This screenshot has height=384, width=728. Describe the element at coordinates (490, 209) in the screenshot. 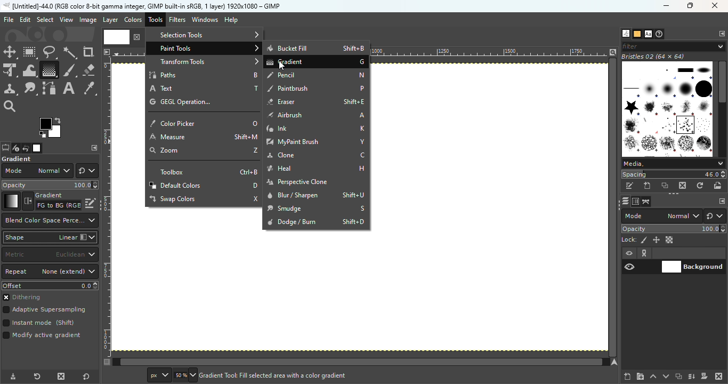

I see `Canvas` at that location.